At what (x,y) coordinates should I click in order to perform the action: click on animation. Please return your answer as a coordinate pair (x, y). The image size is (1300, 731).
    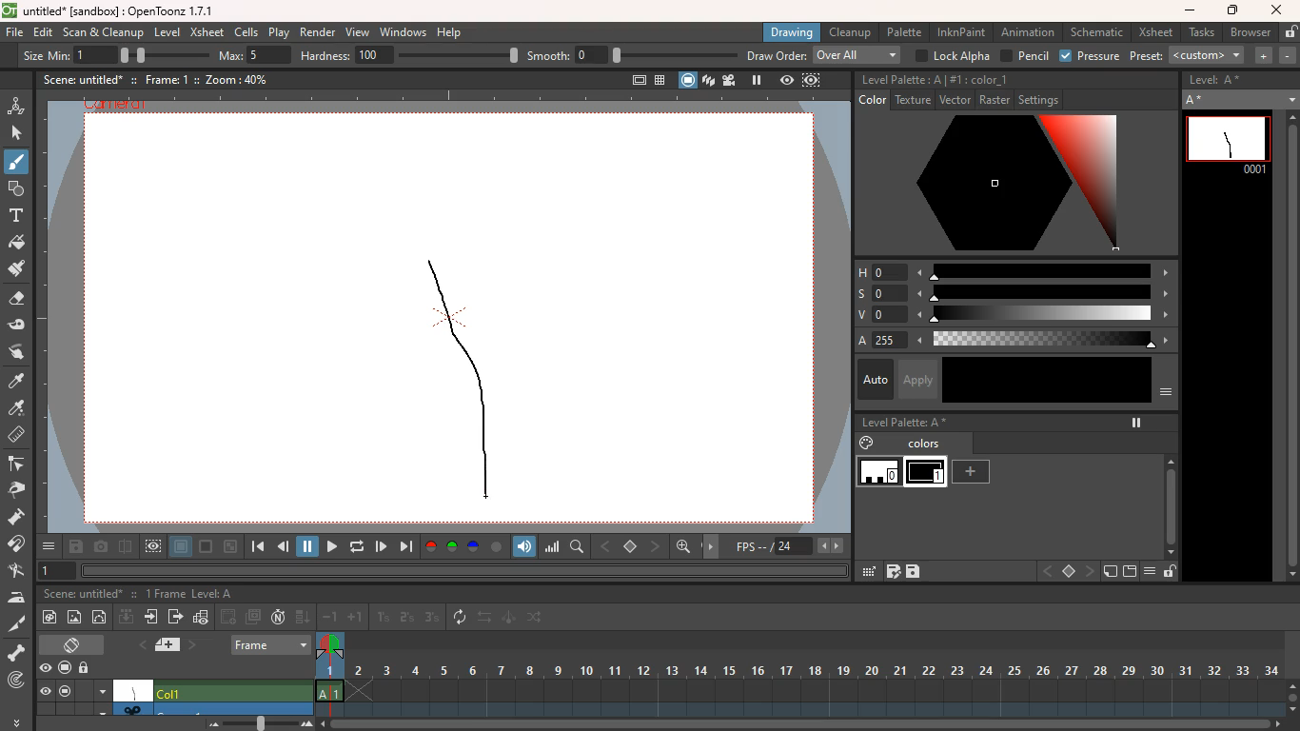
    Looking at the image, I should click on (17, 104).